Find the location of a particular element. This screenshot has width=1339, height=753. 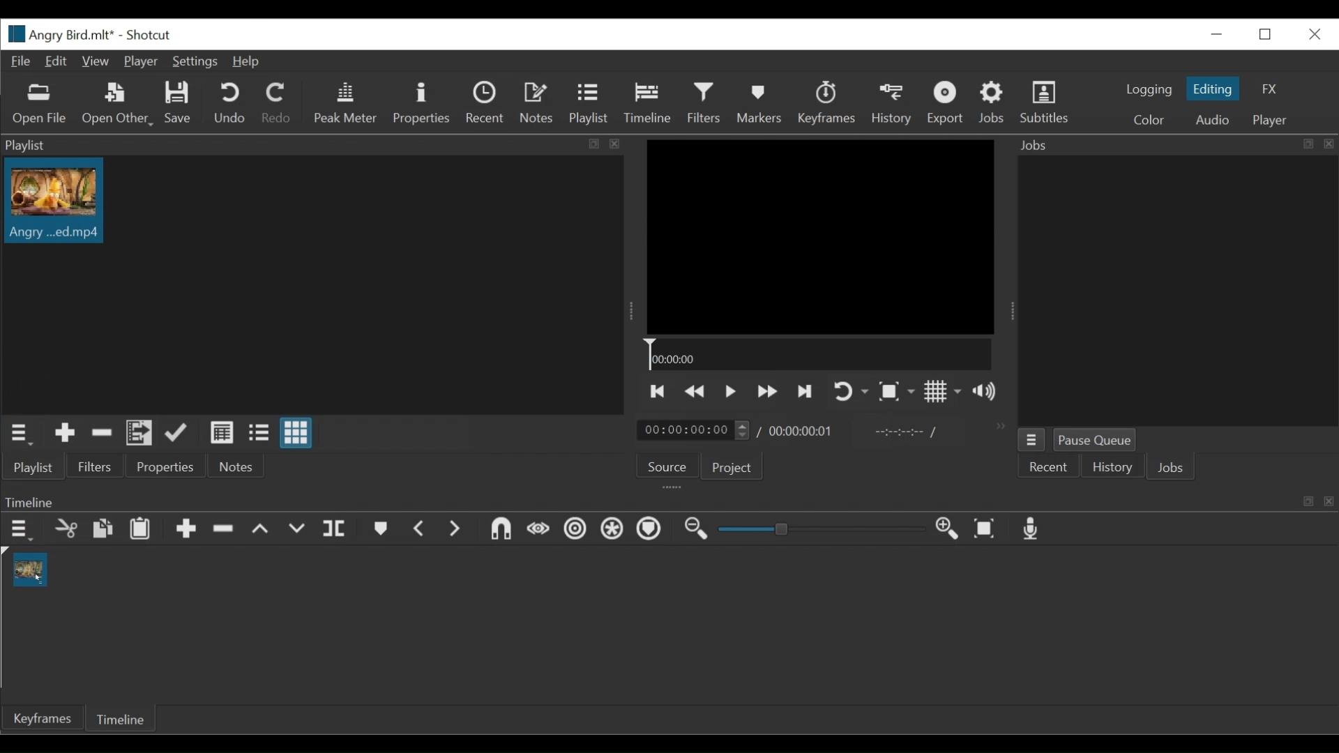

Play the next point quickly is located at coordinates (806, 391).